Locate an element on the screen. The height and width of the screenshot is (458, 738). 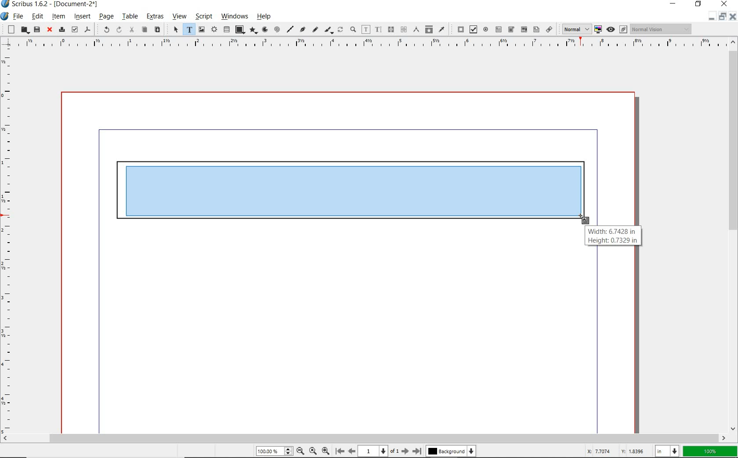
edit text with story editor is located at coordinates (378, 30).